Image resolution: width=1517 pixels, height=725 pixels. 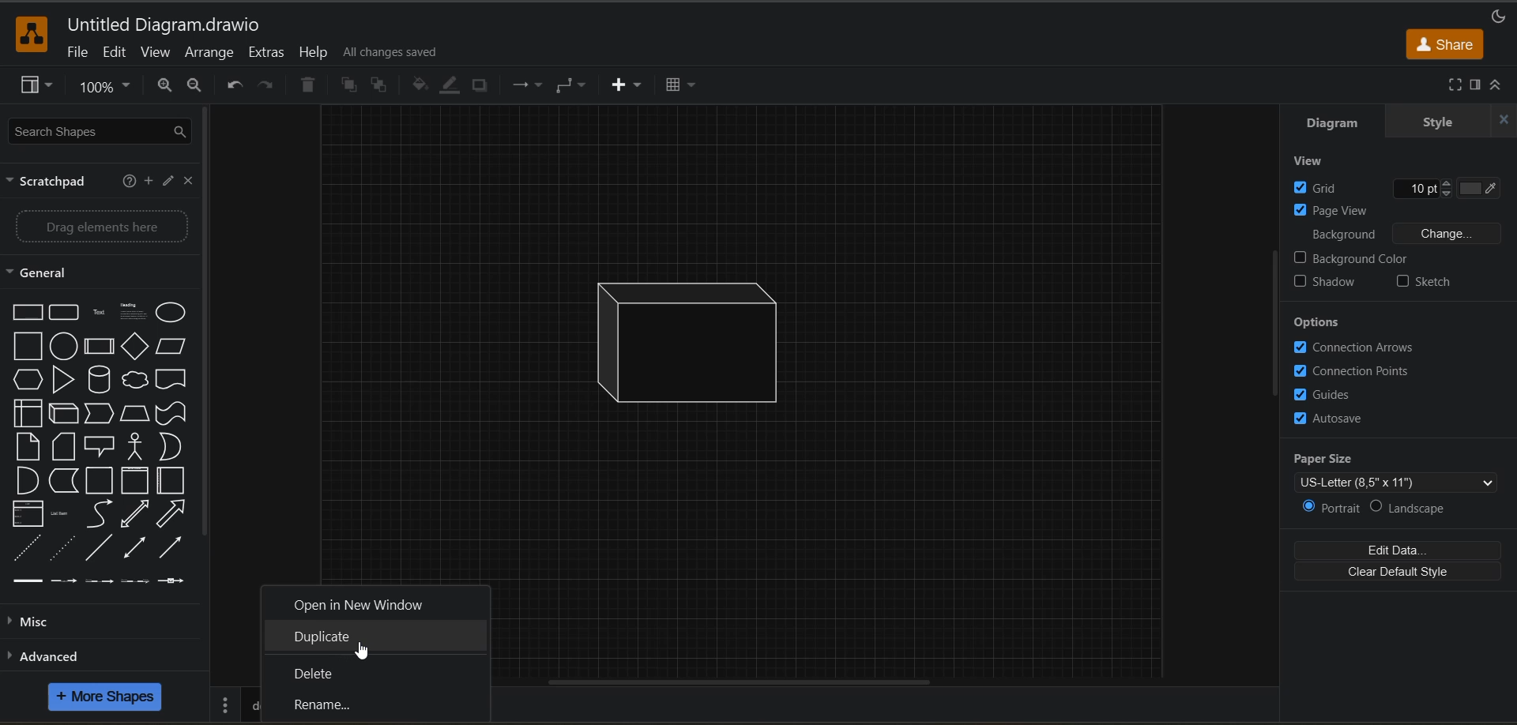 I want to click on waypoints, so click(x=574, y=85).